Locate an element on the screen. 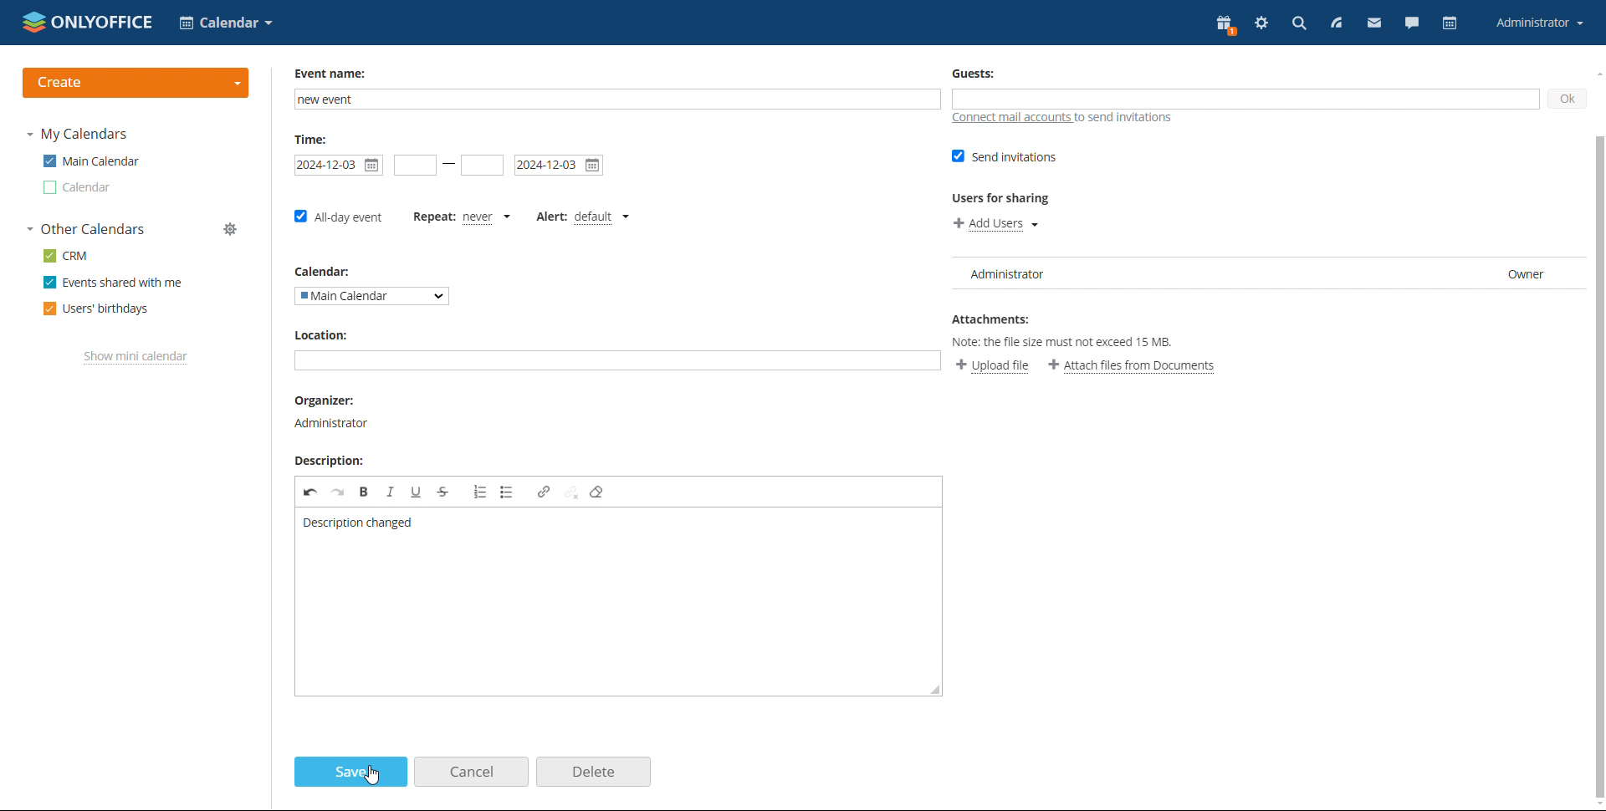 The height and width of the screenshot is (811, 1606). feed is located at coordinates (1334, 23).